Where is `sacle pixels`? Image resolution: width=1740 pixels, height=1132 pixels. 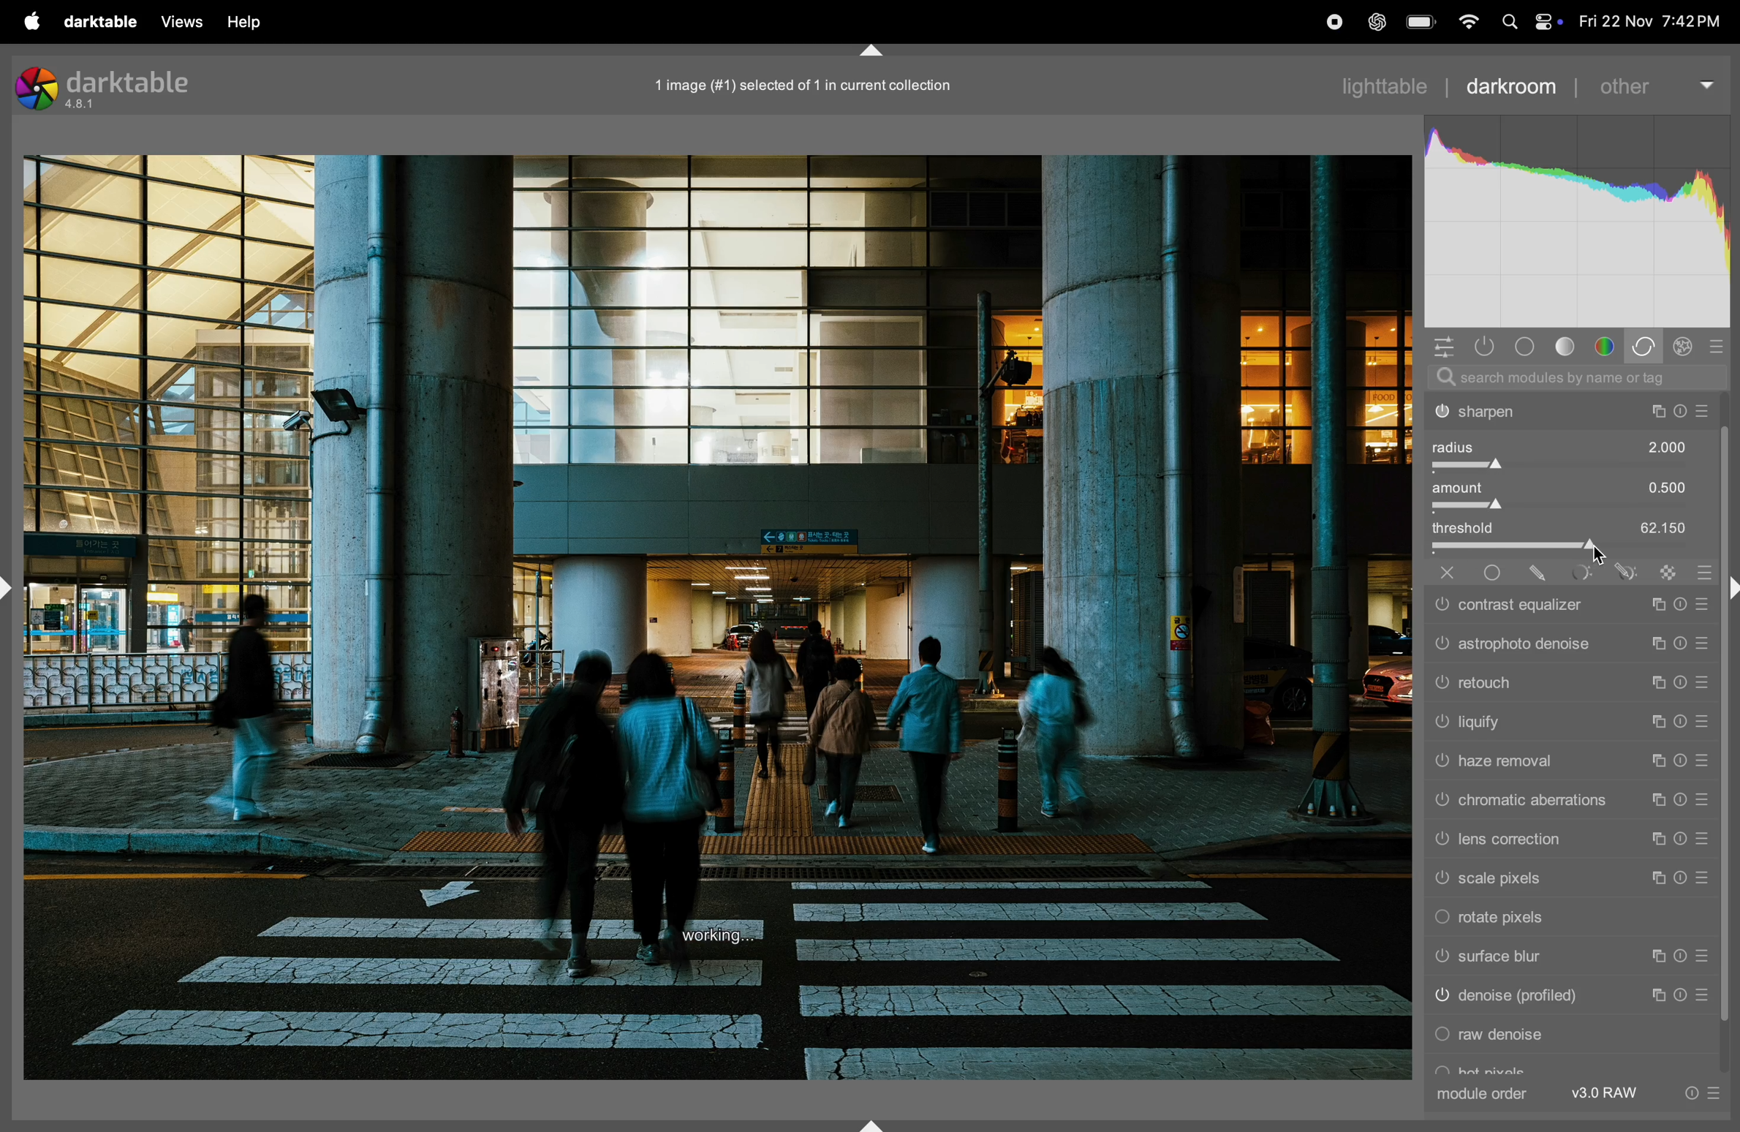 sacle pixels is located at coordinates (1568, 880).